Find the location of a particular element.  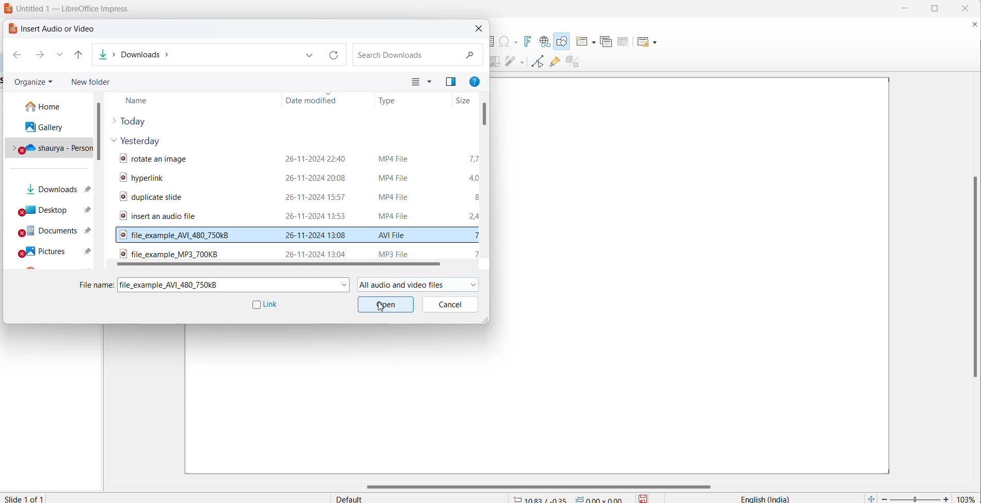

cursor and selection coordinates is located at coordinates (570, 497).